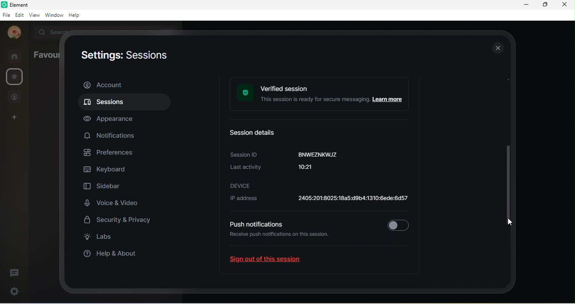 This screenshot has width=575, height=304. What do you see at coordinates (398, 224) in the screenshot?
I see `disable notification` at bounding box center [398, 224].